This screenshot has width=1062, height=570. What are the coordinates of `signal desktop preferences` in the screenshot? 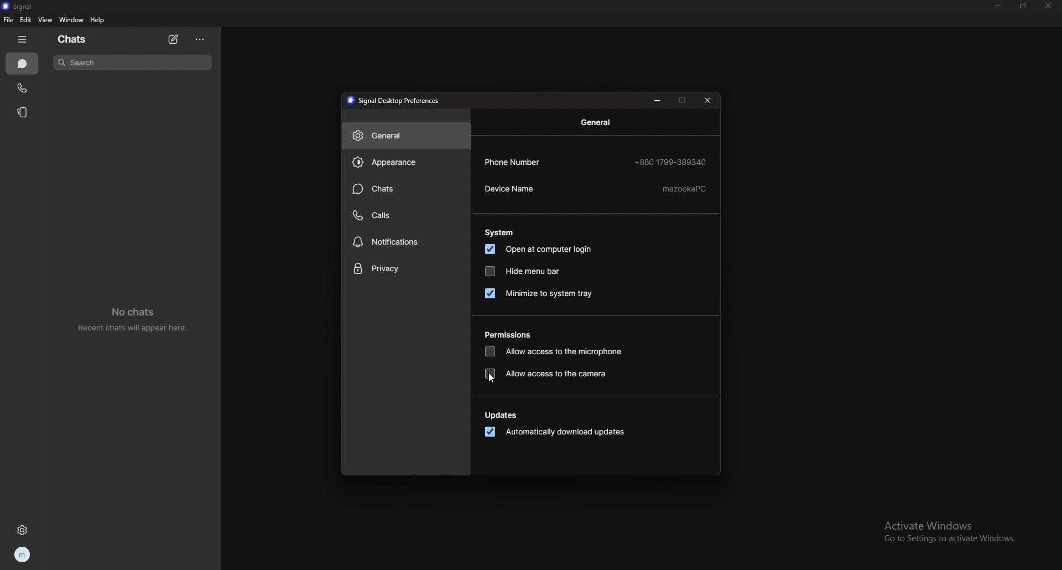 It's located at (395, 101).